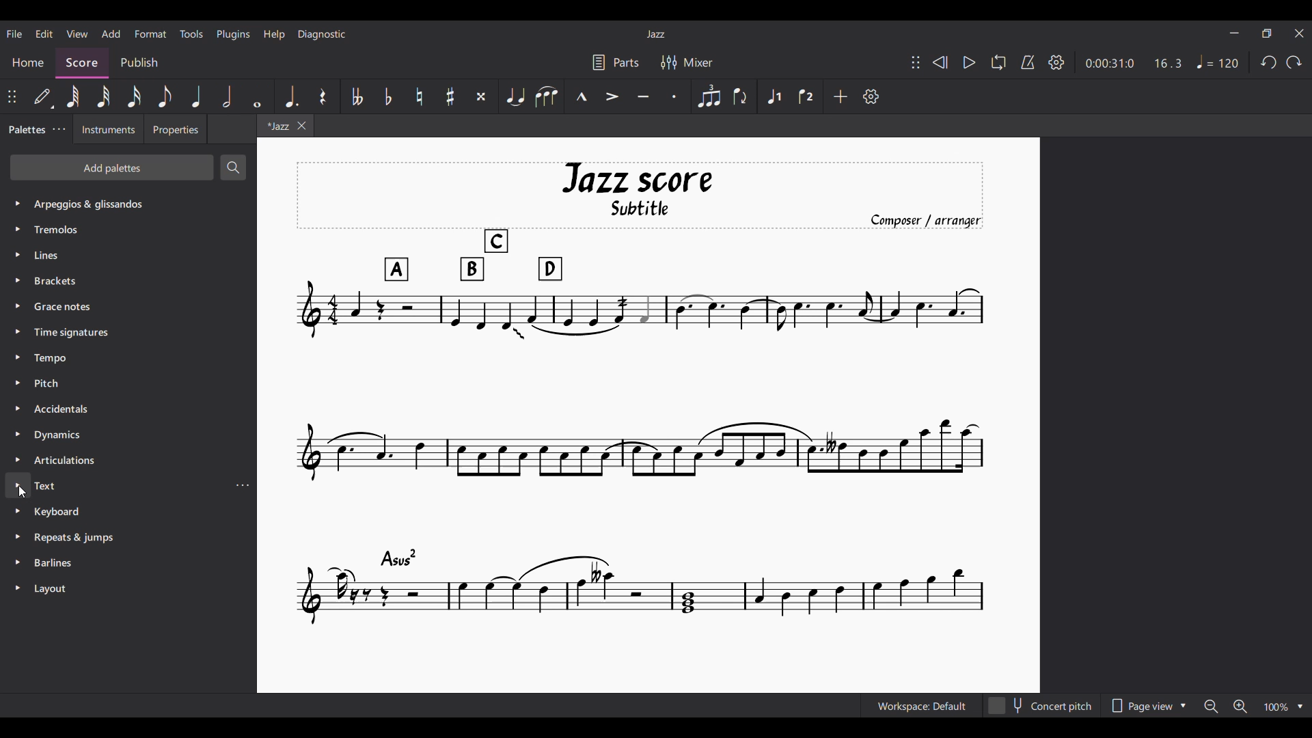  What do you see at coordinates (25, 130) in the screenshot?
I see `Palettes` at bounding box center [25, 130].